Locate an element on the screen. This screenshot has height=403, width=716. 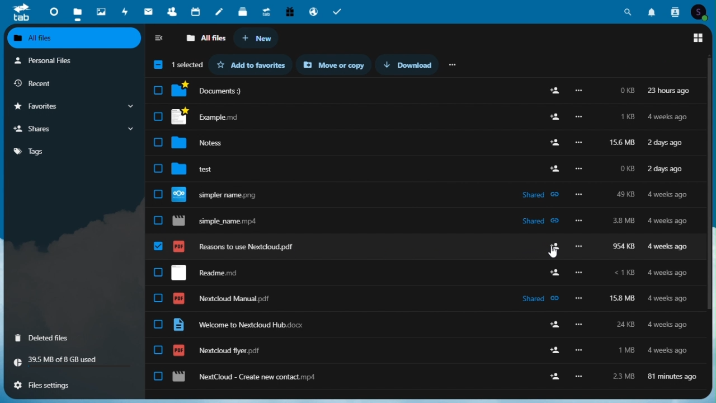
4 weeks ago is located at coordinates (669, 118).